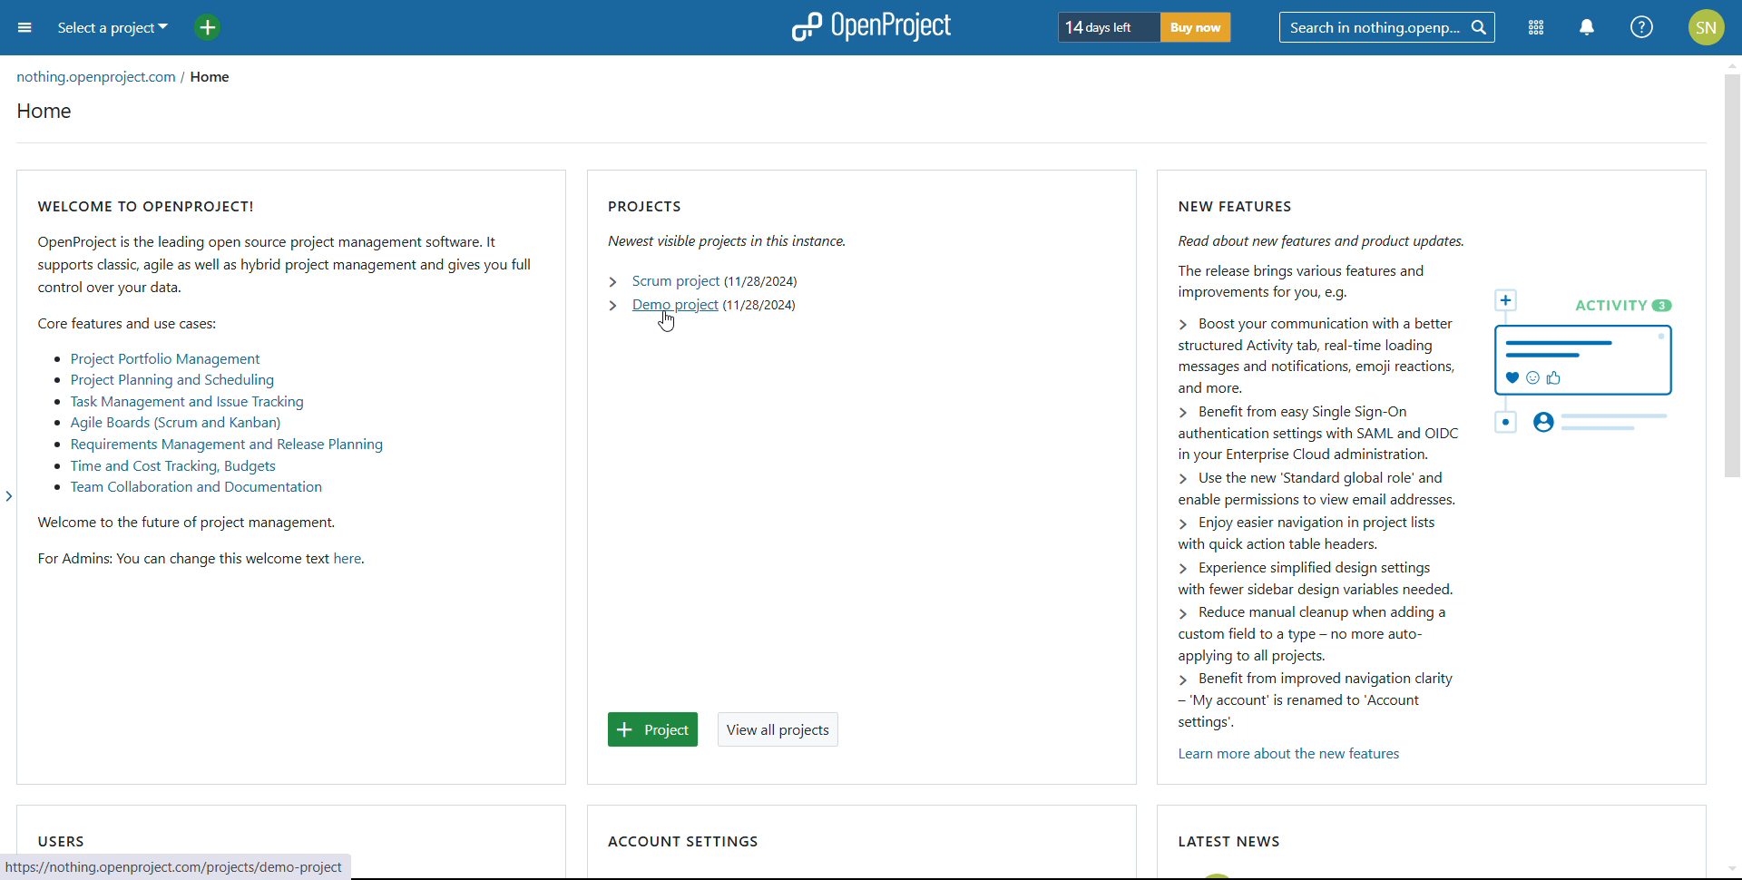  Describe the element at coordinates (1731, 63) in the screenshot. I see `scroll up` at that location.